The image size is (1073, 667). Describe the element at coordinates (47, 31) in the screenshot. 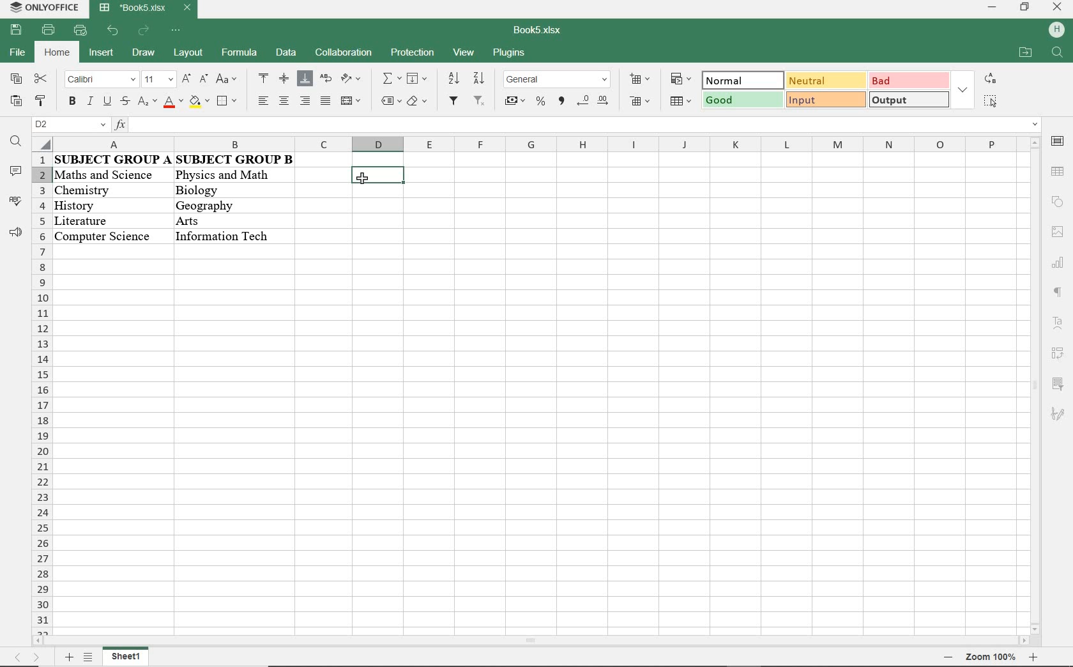

I see `print` at that location.